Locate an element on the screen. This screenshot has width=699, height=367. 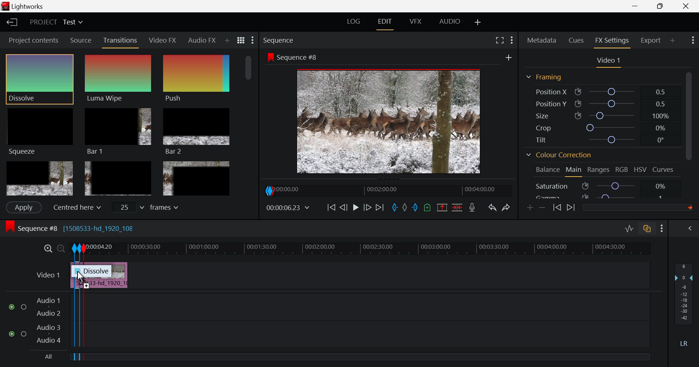
Scroll Bar is located at coordinates (692, 131).